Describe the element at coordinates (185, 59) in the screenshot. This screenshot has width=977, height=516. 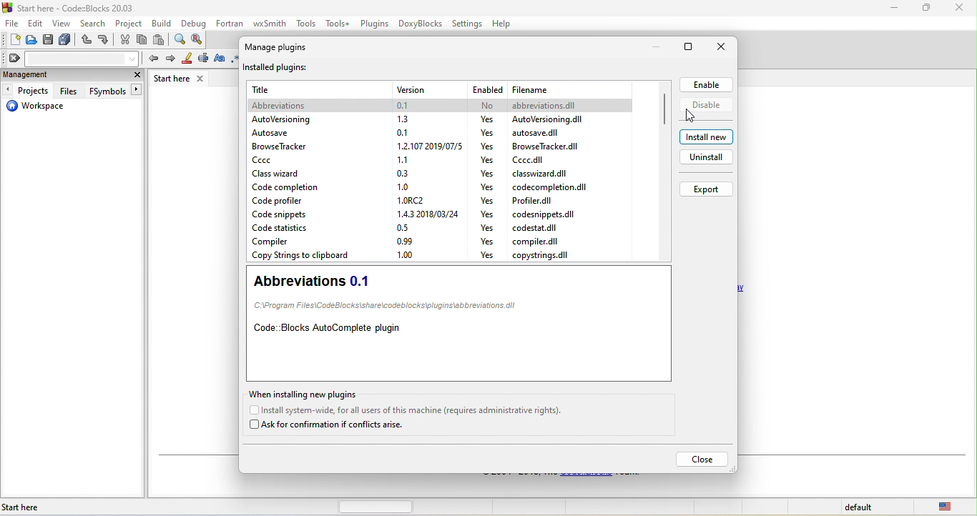
I see `highlight` at that location.